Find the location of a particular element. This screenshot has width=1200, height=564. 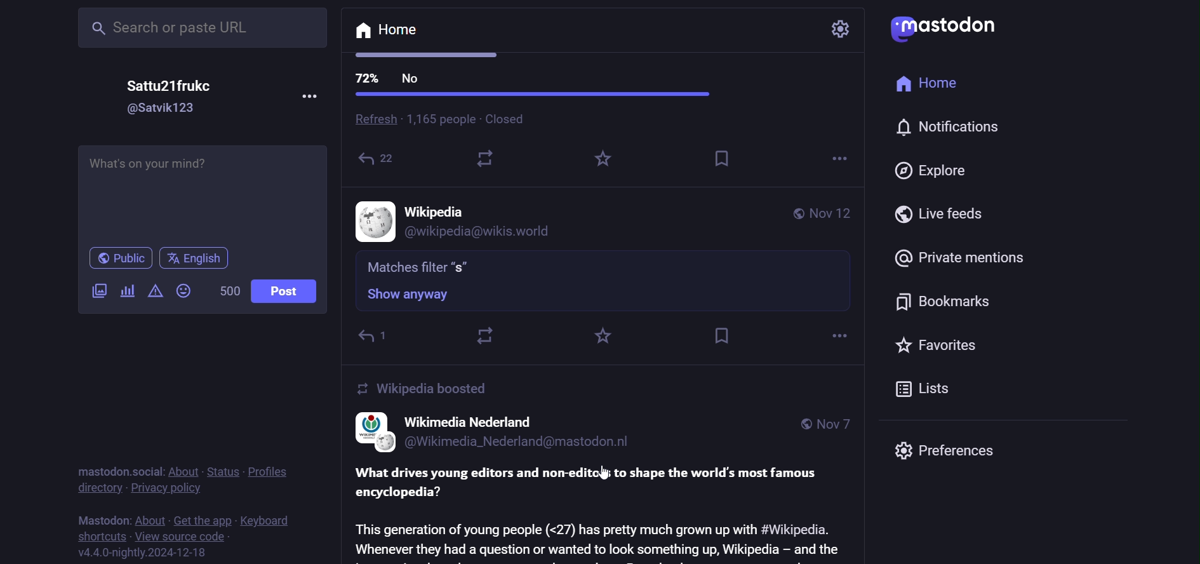

closed is located at coordinates (512, 119).